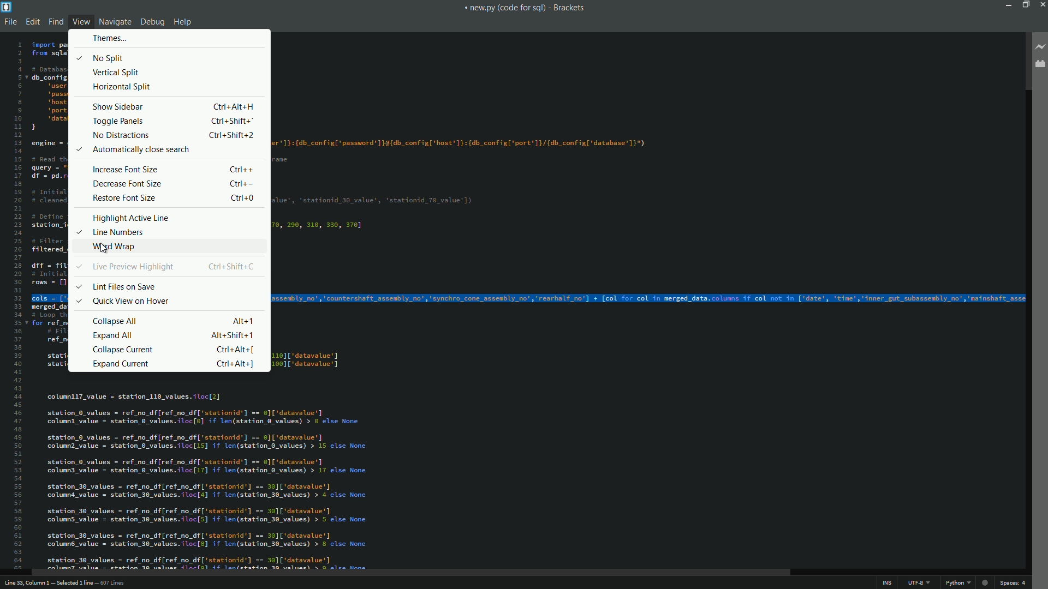 Image resolution: width=1048 pixels, height=589 pixels. Describe the element at coordinates (56, 22) in the screenshot. I see `find menu` at that location.